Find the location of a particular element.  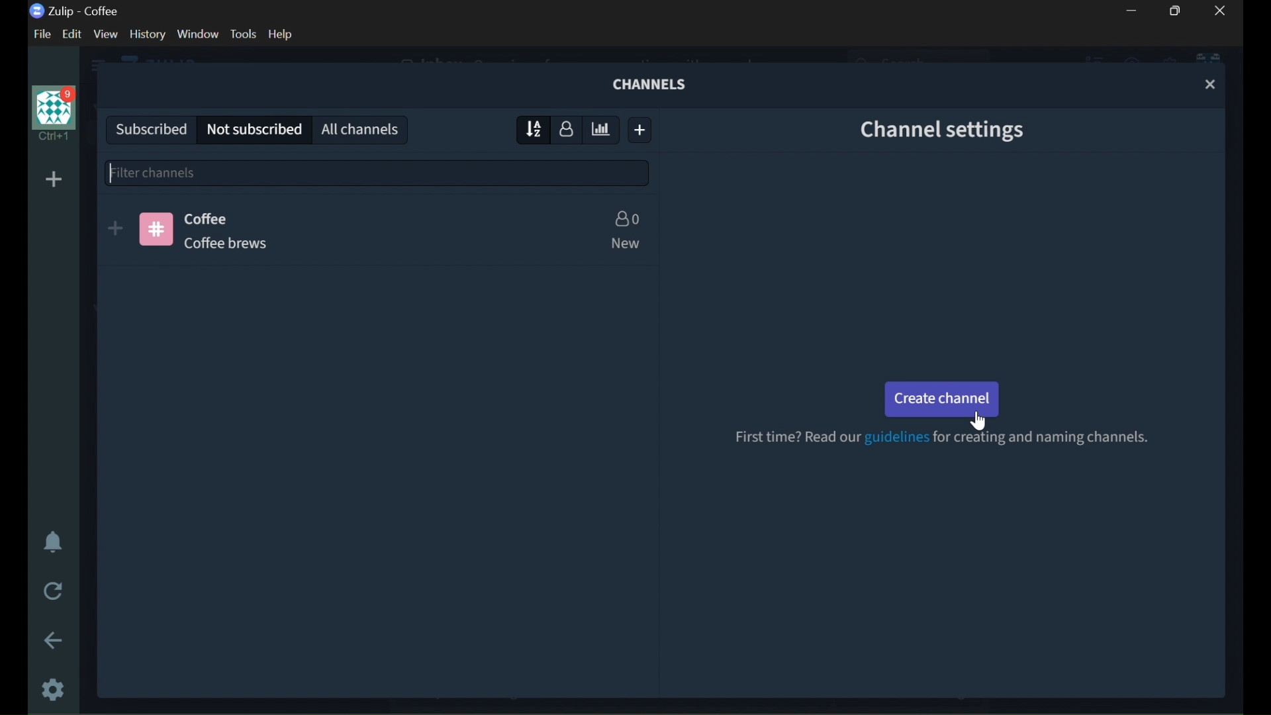

filter channels is located at coordinates (377, 171).